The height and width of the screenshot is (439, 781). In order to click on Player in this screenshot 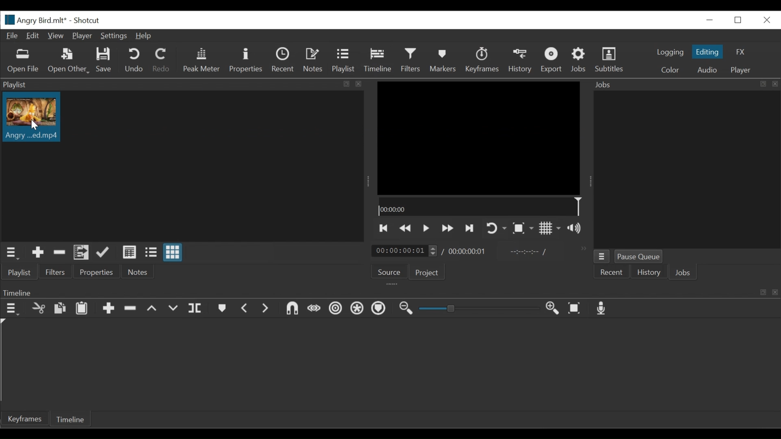, I will do `click(743, 71)`.